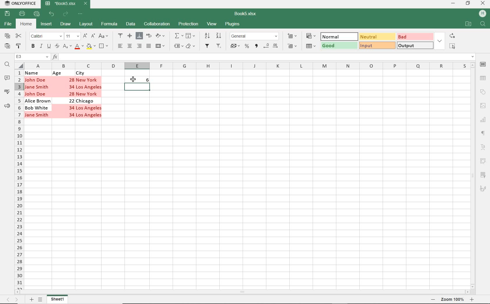  What do you see at coordinates (37, 108) in the screenshot?
I see `Bob White` at bounding box center [37, 108].